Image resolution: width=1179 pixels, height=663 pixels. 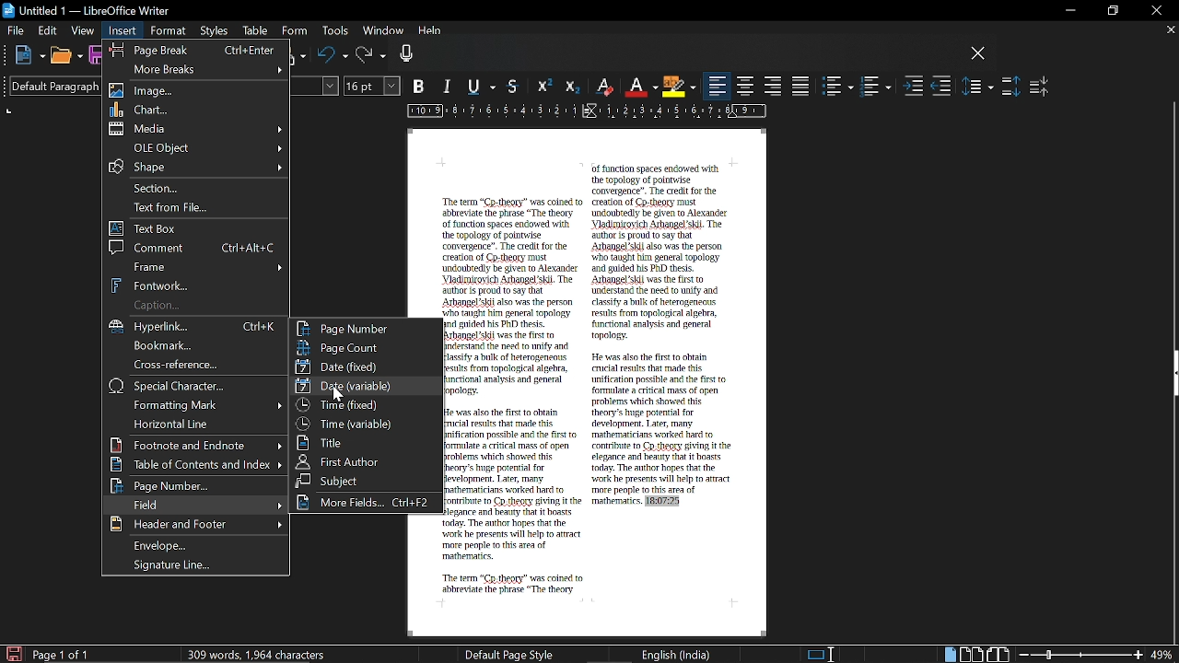 I want to click on toggle unordered list, so click(x=838, y=87).